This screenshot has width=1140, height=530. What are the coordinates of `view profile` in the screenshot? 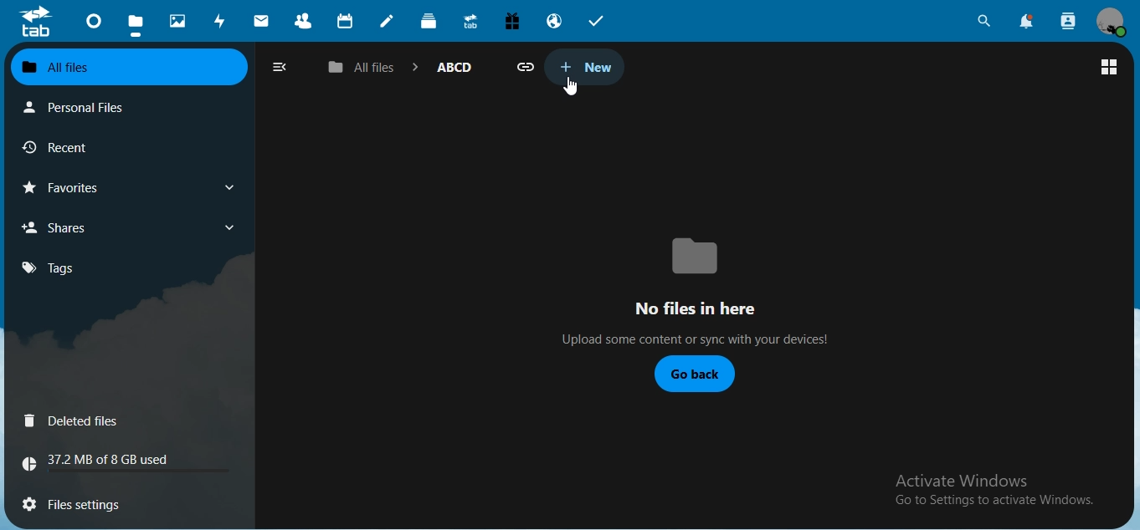 It's located at (1111, 22).